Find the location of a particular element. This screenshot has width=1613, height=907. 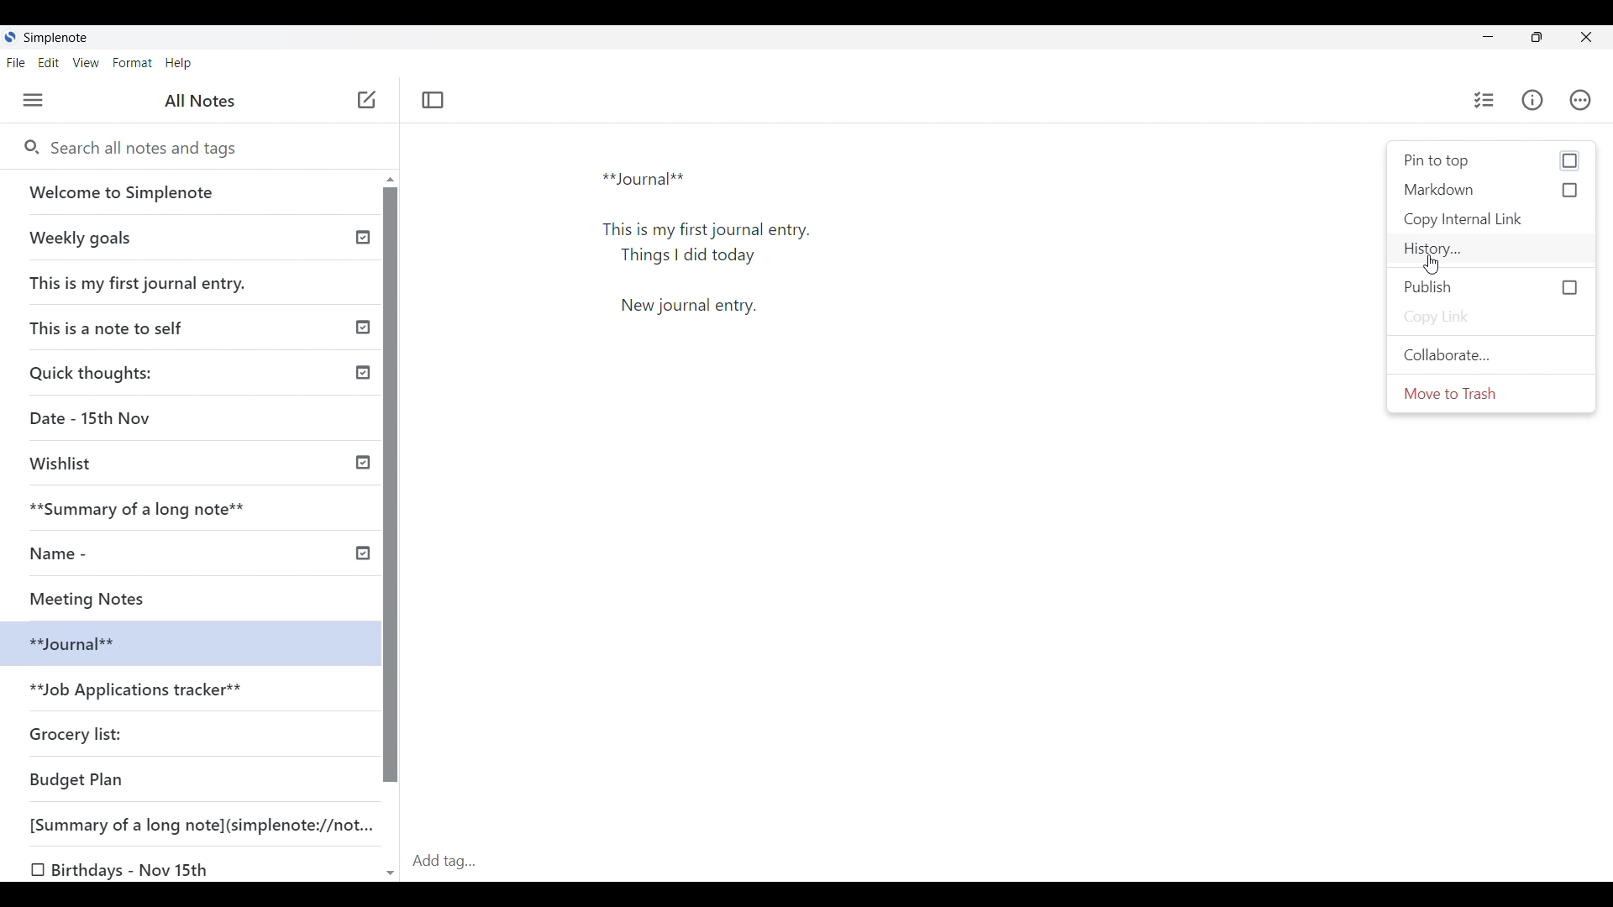

Search all notes and tags is located at coordinates (209, 149).